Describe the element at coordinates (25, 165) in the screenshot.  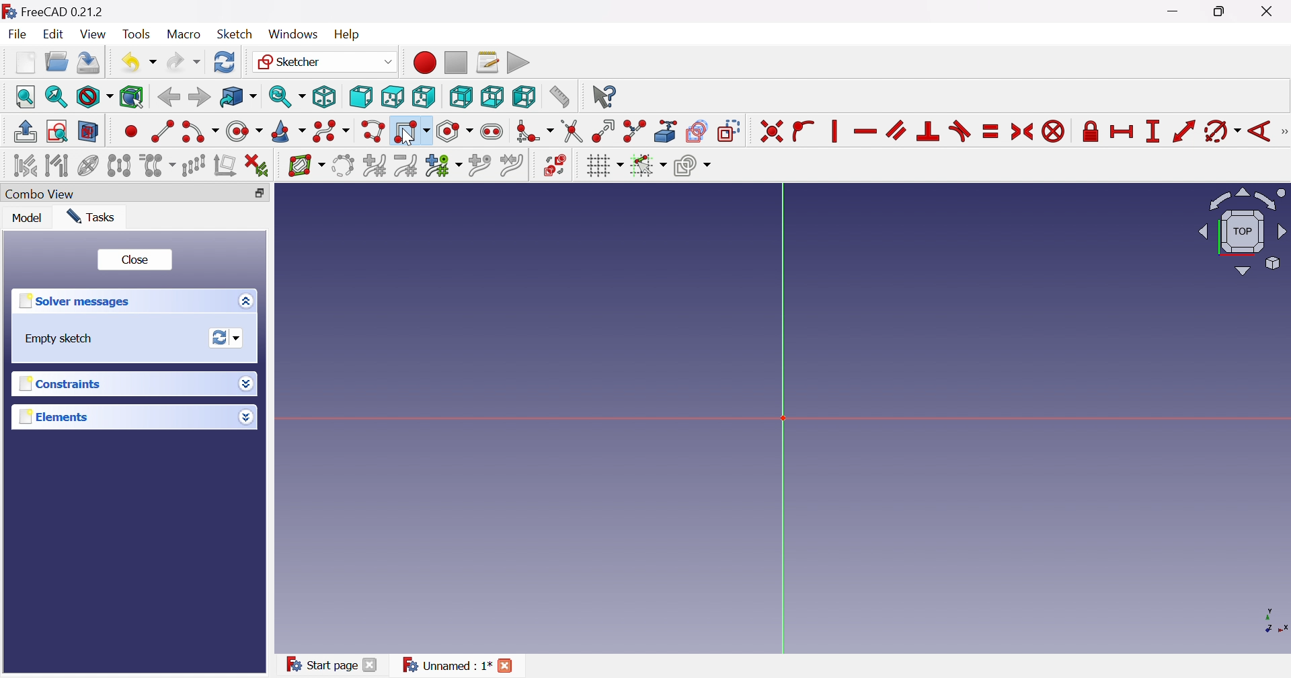
I see `Select associated constraints` at that location.